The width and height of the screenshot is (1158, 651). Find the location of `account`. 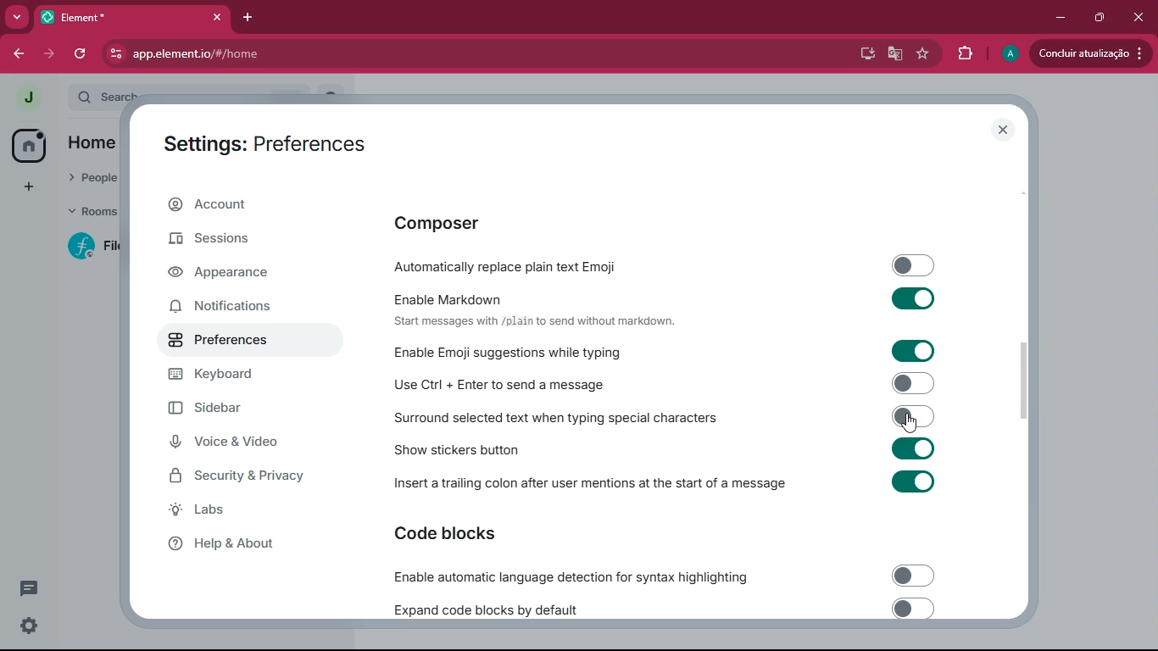

account is located at coordinates (242, 202).